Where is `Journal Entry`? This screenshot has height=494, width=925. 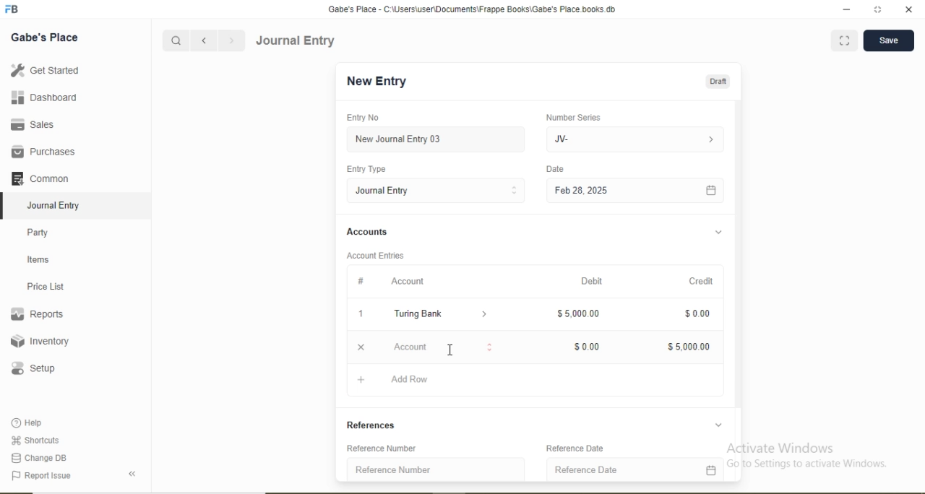 Journal Entry is located at coordinates (296, 40).